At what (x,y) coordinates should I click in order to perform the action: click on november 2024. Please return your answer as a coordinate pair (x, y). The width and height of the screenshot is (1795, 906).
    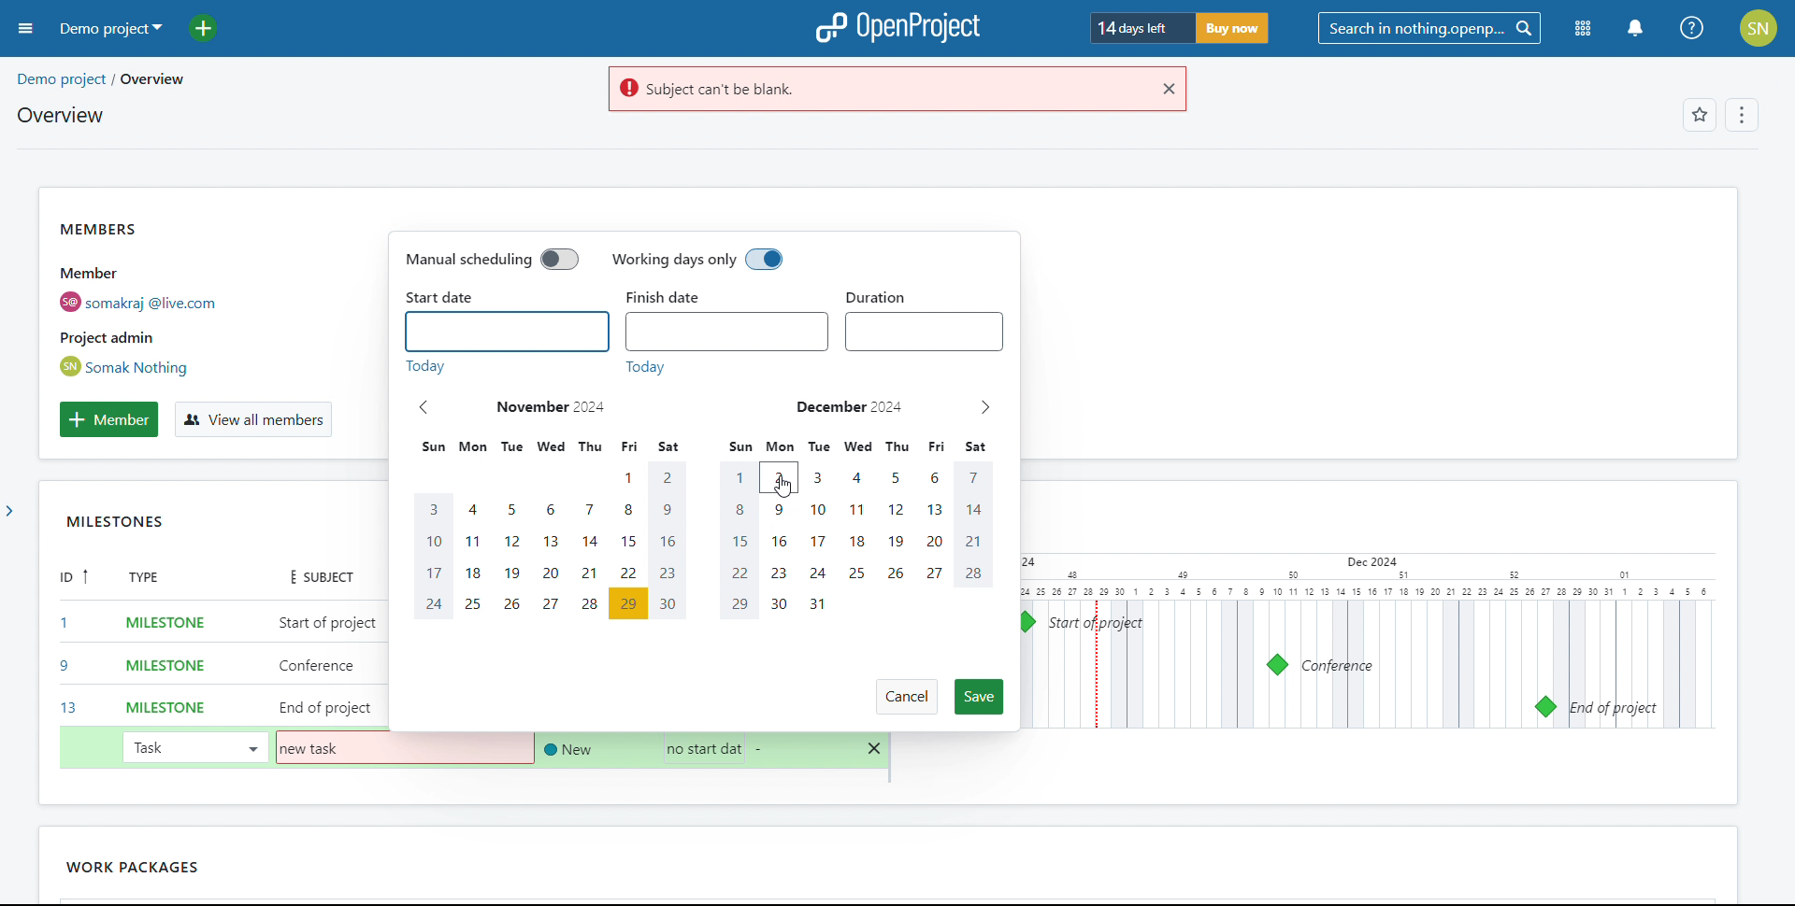
    Looking at the image, I should click on (553, 407).